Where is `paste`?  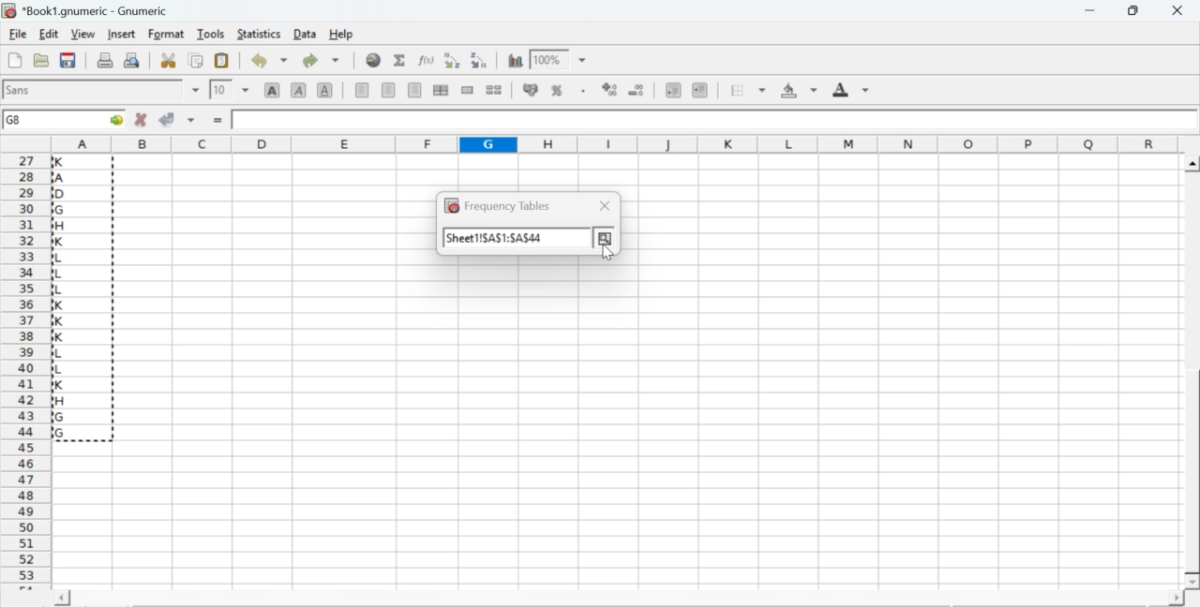
paste is located at coordinates (223, 61).